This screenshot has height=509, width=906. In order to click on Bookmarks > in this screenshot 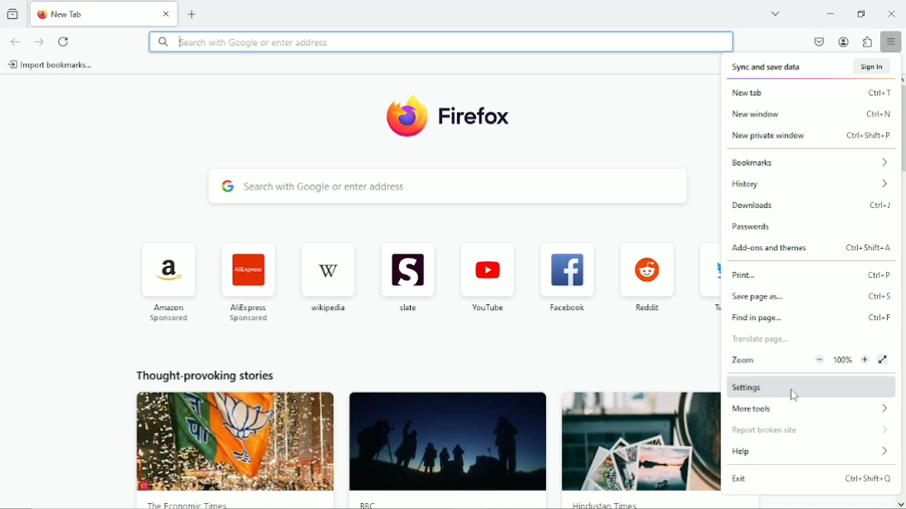, I will do `click(810, 162)`.